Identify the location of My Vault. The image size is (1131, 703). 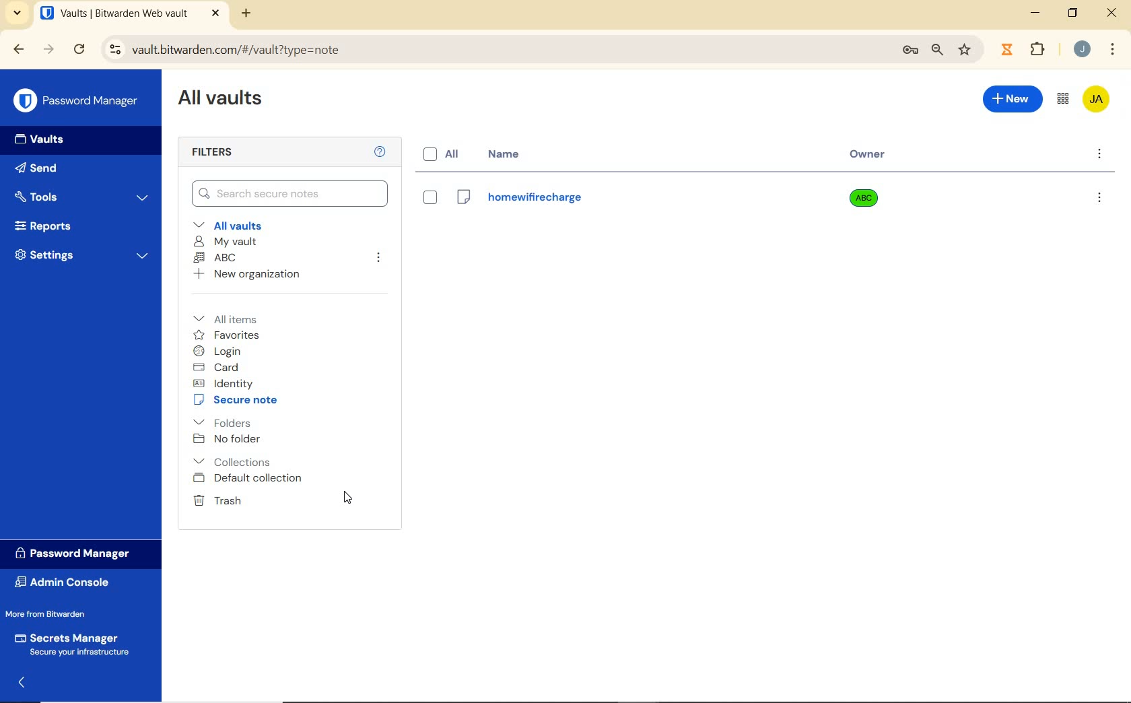
(225, 242).